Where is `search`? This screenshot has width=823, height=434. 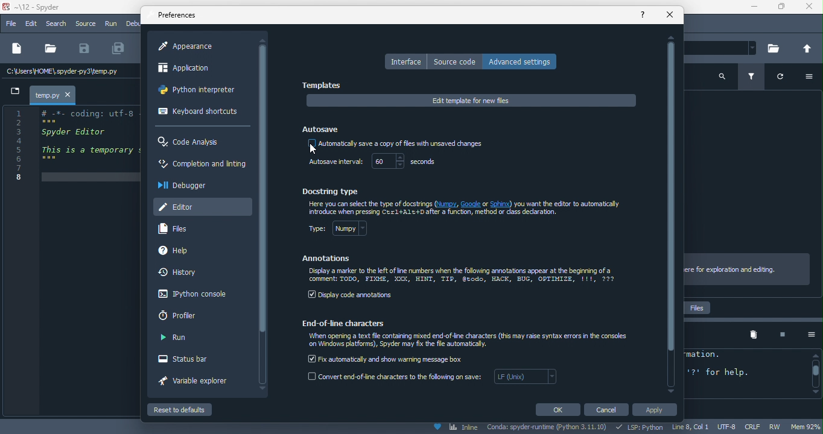
search is located at coordinates (722, 75).